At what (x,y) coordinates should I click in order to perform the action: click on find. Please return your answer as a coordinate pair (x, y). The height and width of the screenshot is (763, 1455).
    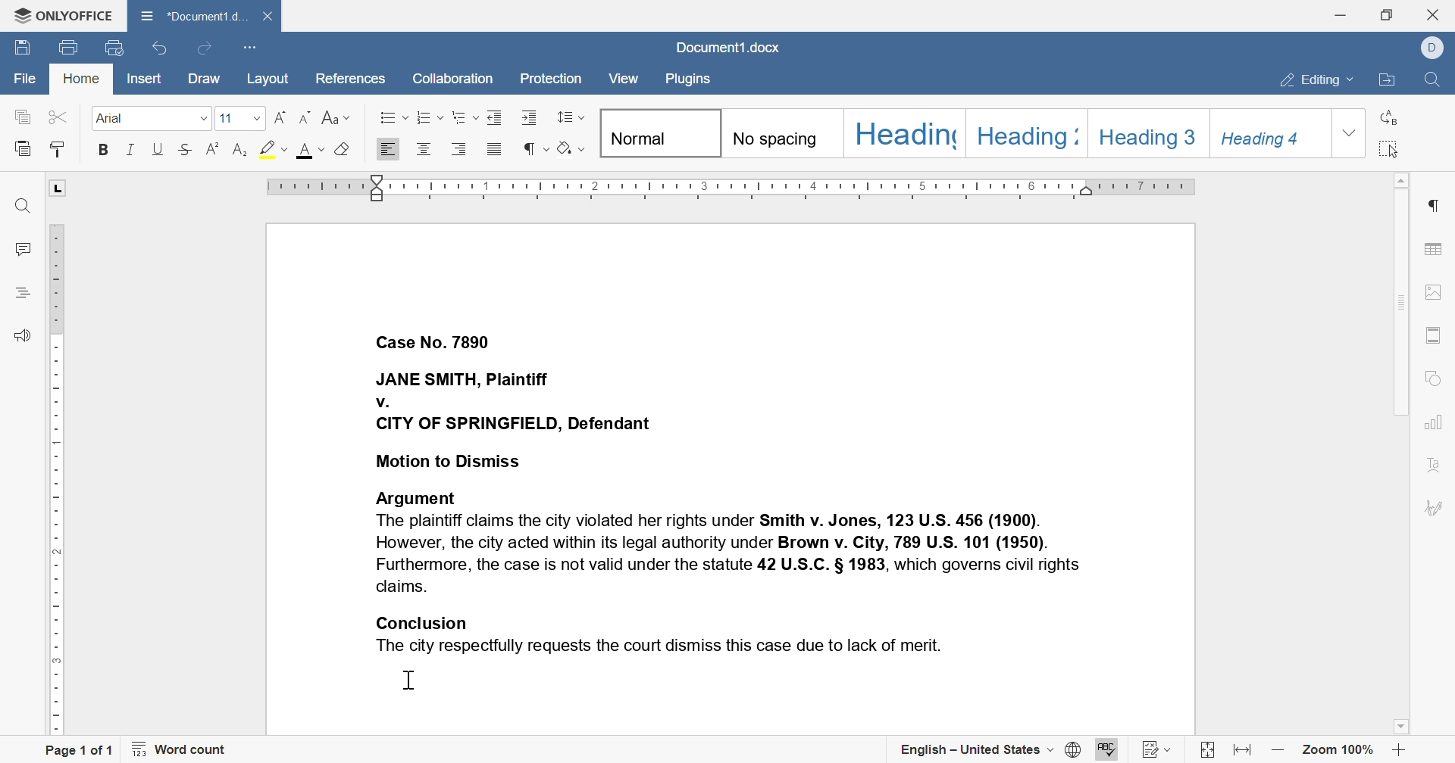
    Looking at the image, I should click on (1438, 81).